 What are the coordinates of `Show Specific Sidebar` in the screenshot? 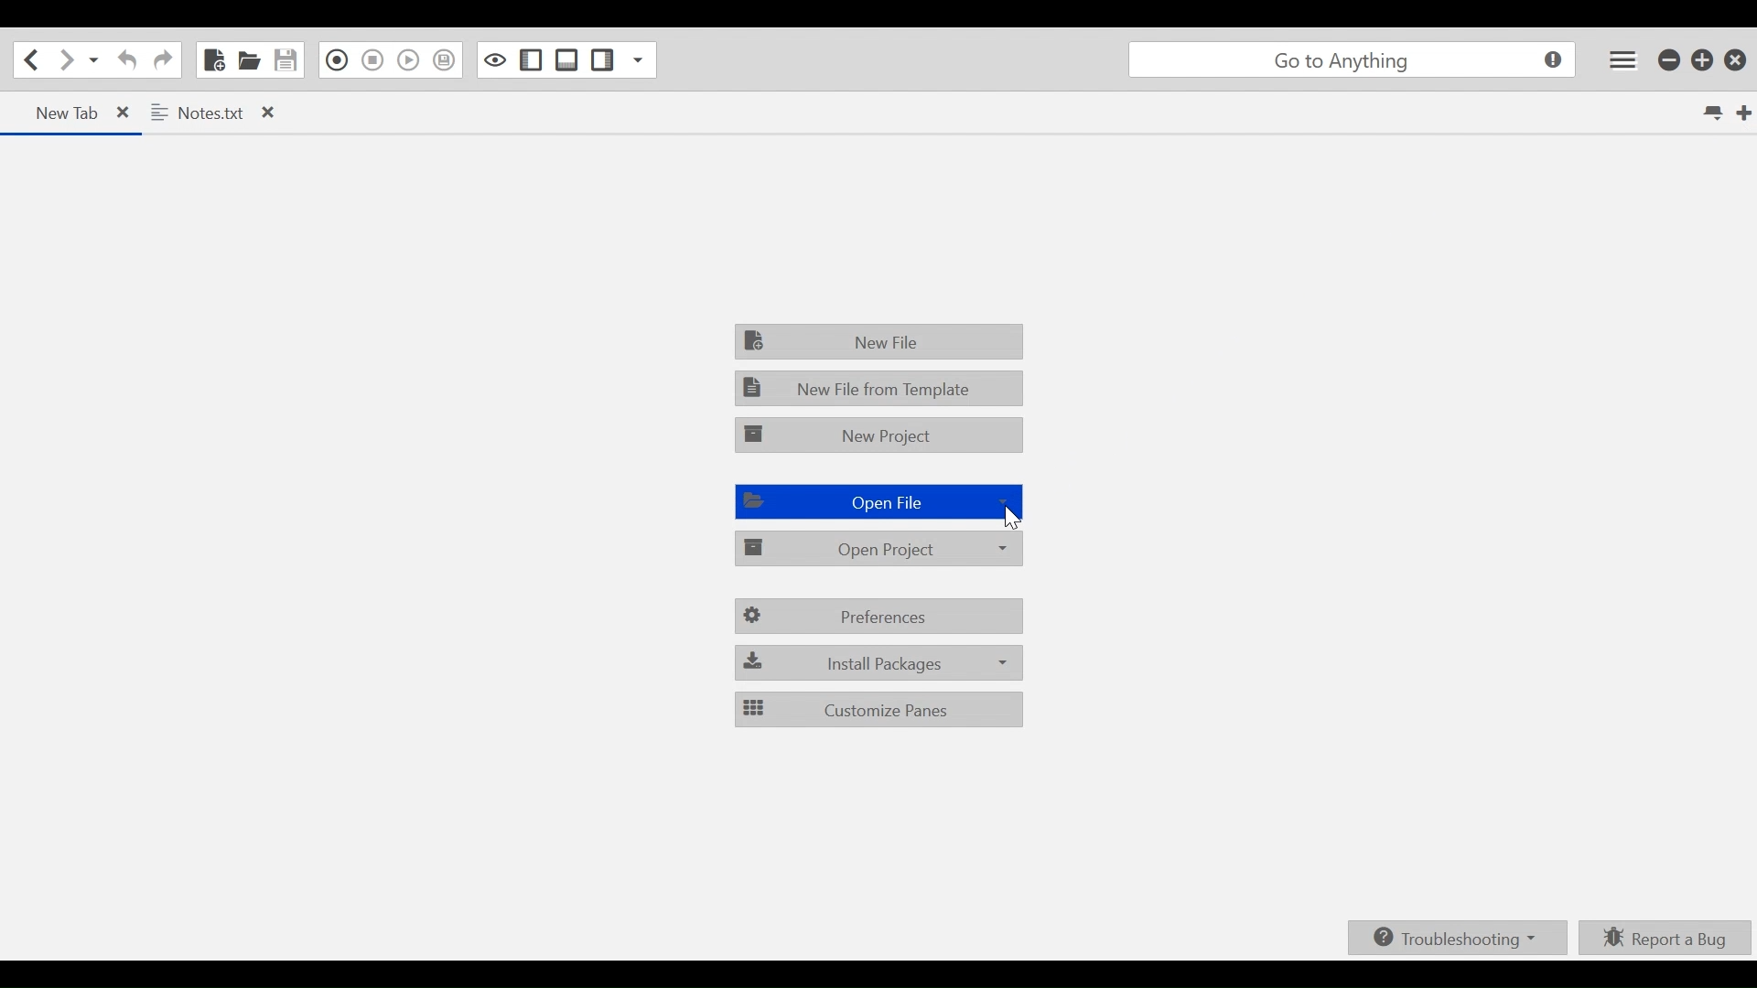 It's located at (645, 59).